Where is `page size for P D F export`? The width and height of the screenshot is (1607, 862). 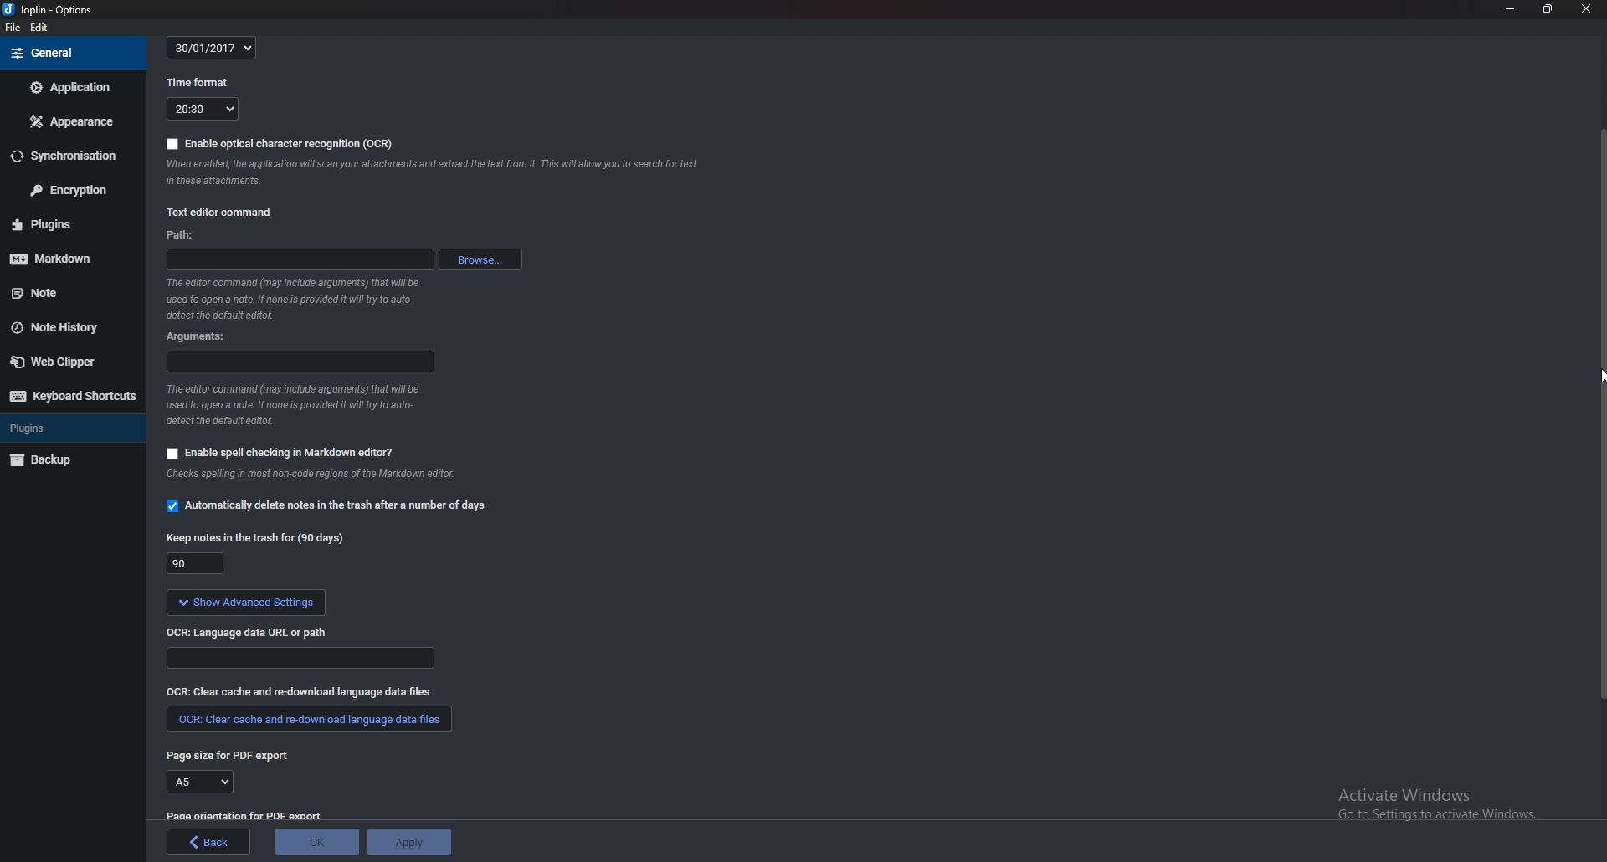 page size for P D F export is located at coordinates (234, 757).